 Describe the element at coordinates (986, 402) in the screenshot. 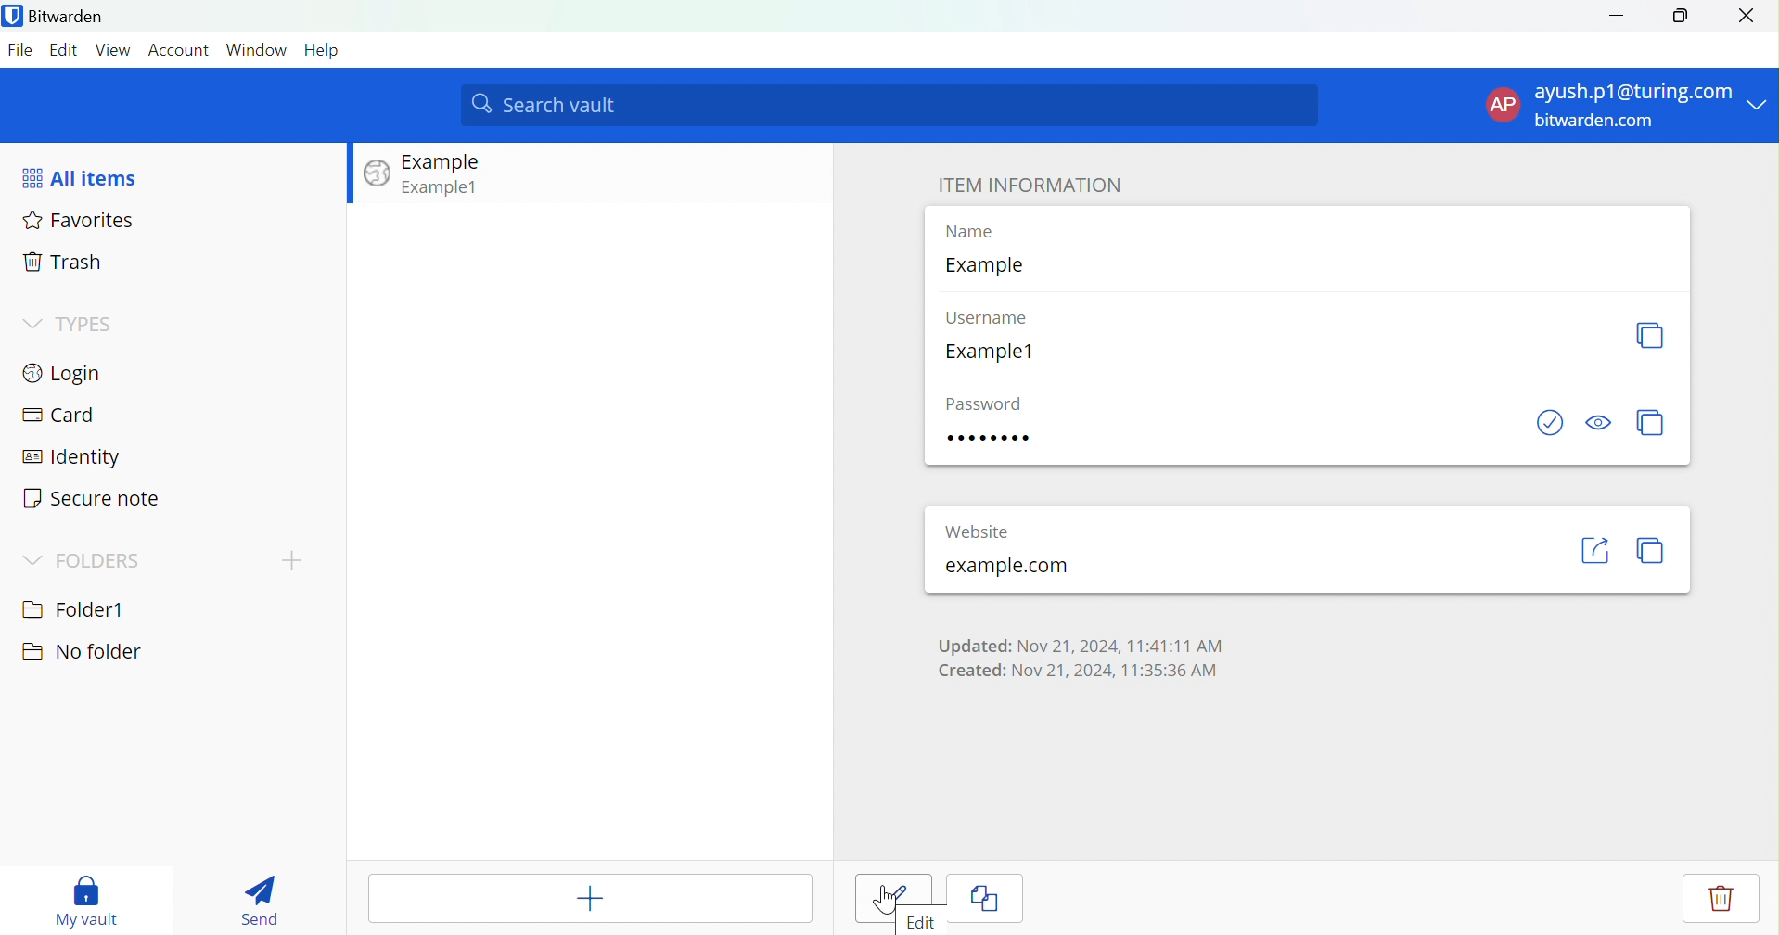

I see `Password` at that location.